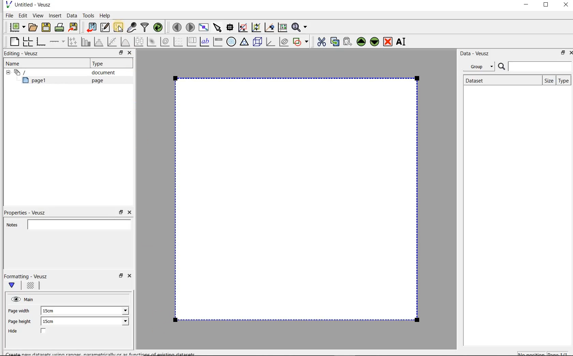  Describe the element at coordinates (8, 16) in the screenshot. I see `File` at that location.